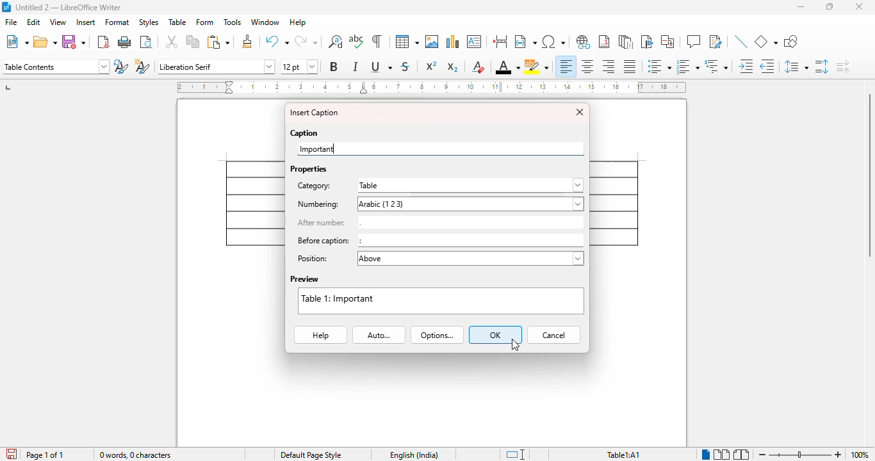  What do you see at coordinates (414, 455) in the screenshot?
I see `text language` at bounding box center [414, 455].